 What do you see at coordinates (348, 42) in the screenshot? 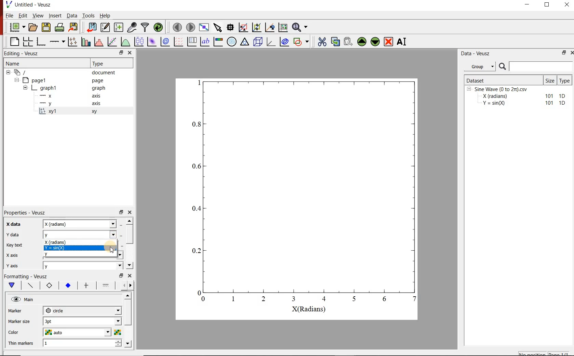
I see `paste` at bounding box center [348, 42].